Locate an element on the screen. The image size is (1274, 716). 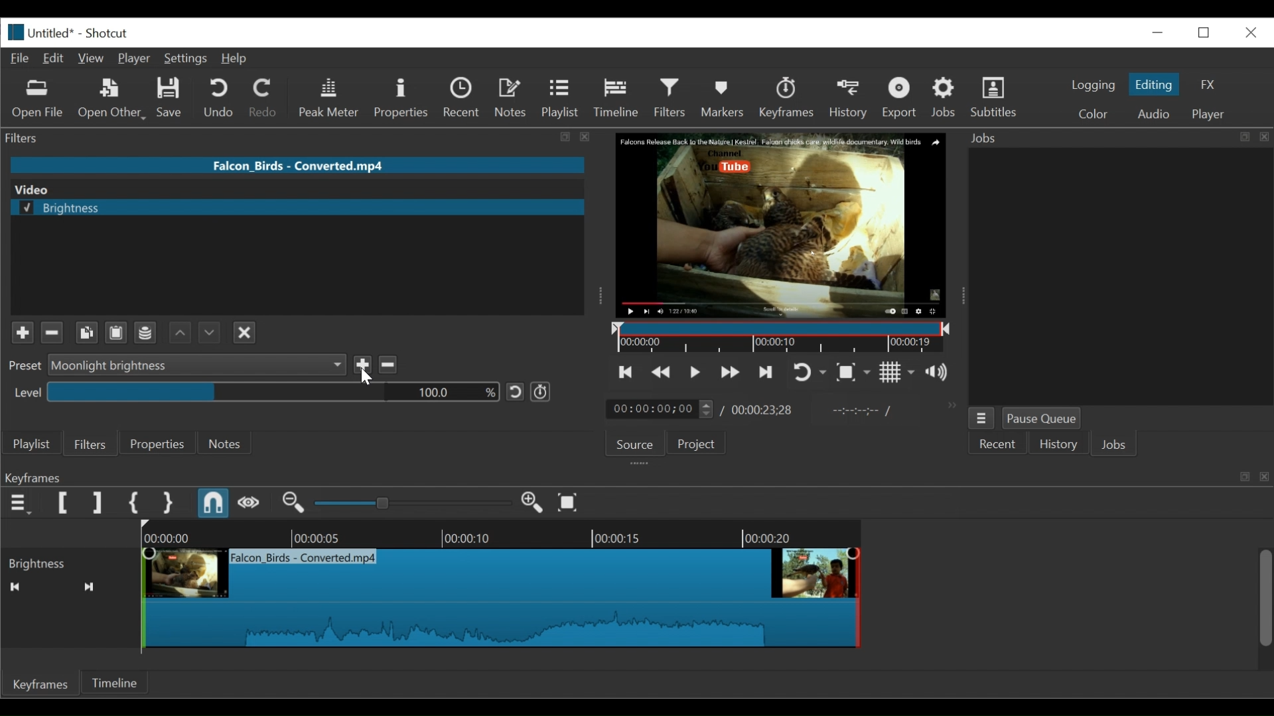
Use keyframe for this parameter is located at coordinates (539, 391).